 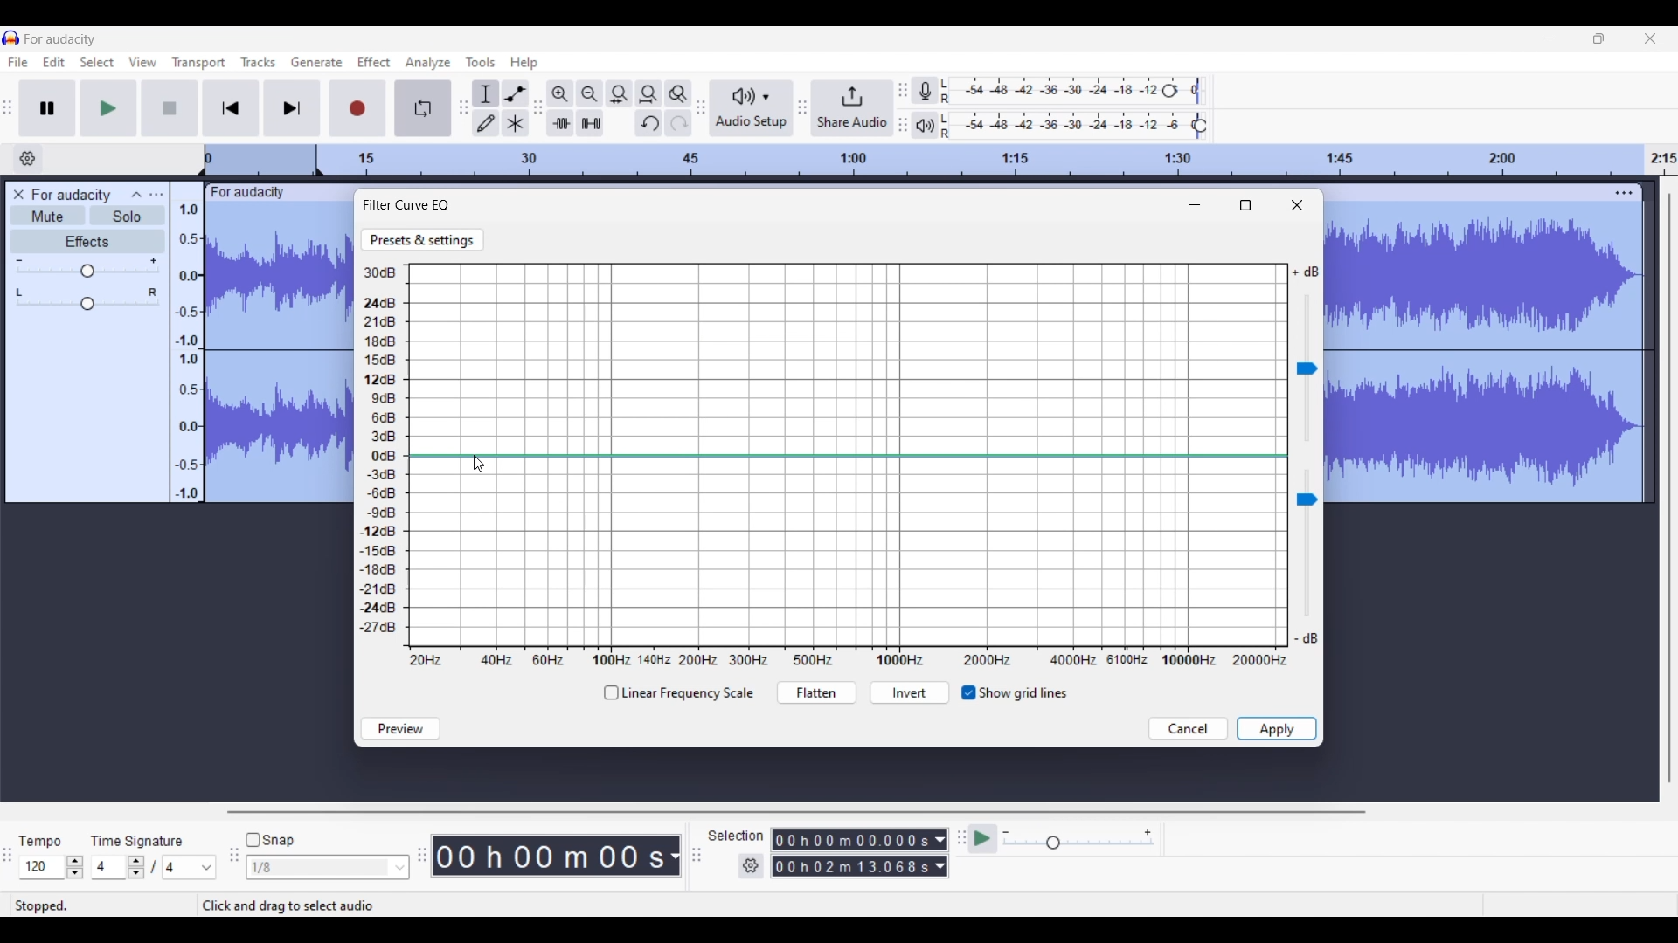 What do you see at coordinates (619, 93) in the screenshot?
I see `Fit selection to width` at bounding box center [619, 93].